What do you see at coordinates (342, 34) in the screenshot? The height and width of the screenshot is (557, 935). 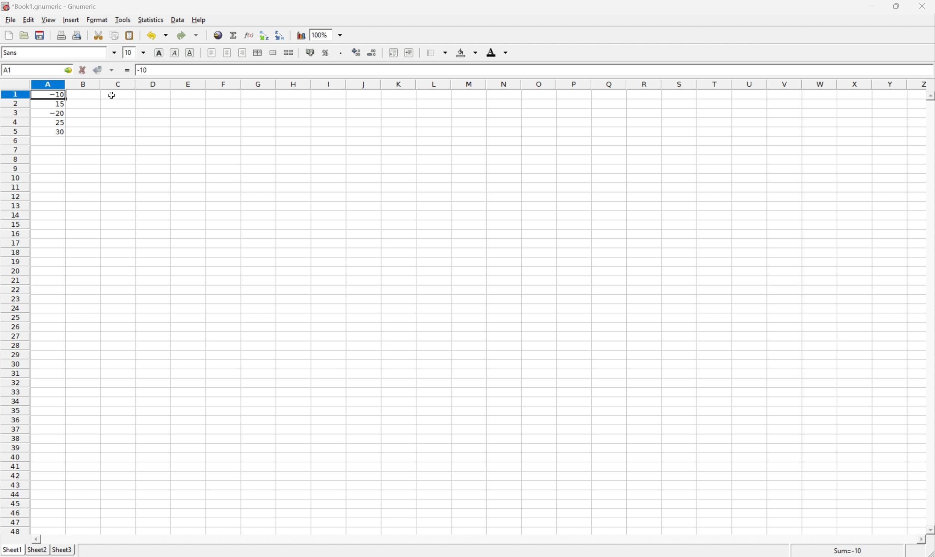 I see `Drop Down` at bounding box center [342, 34].